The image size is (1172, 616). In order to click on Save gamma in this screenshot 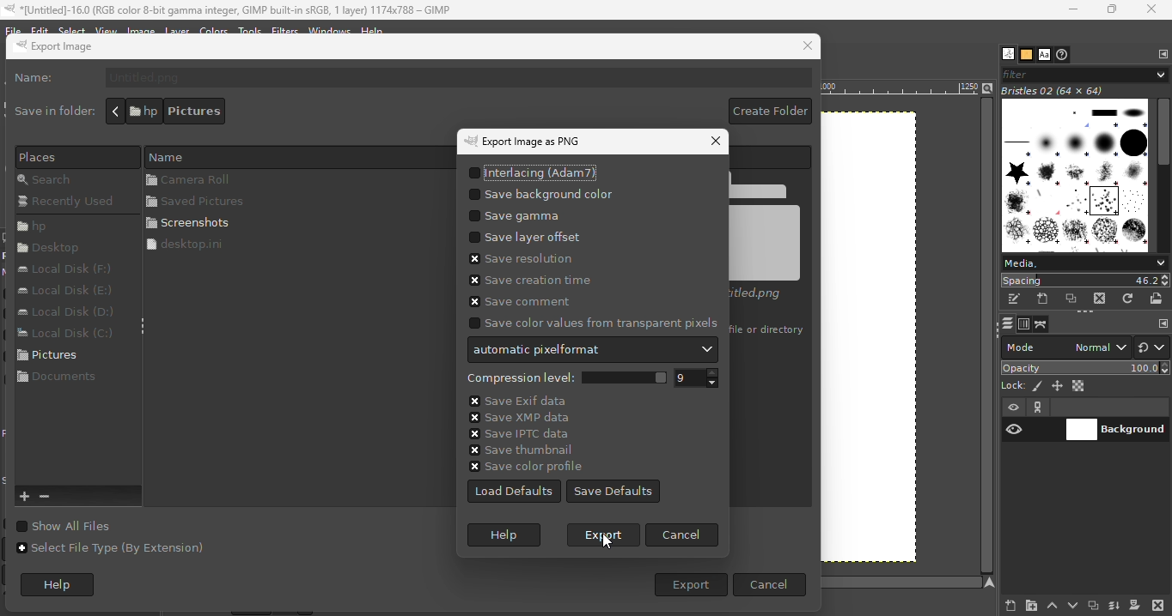, I will do `click(528, 214)`.